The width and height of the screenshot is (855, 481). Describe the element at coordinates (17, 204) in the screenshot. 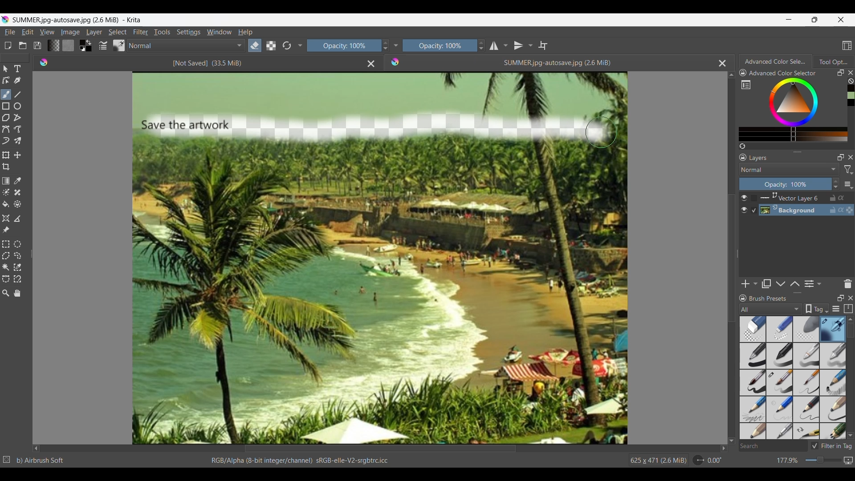

I see `Enclose and fill tool` at that location.